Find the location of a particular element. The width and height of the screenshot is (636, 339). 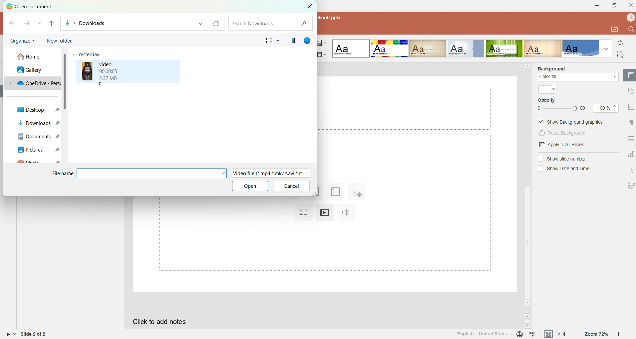

Insert video is located at coordinates (325, 213).